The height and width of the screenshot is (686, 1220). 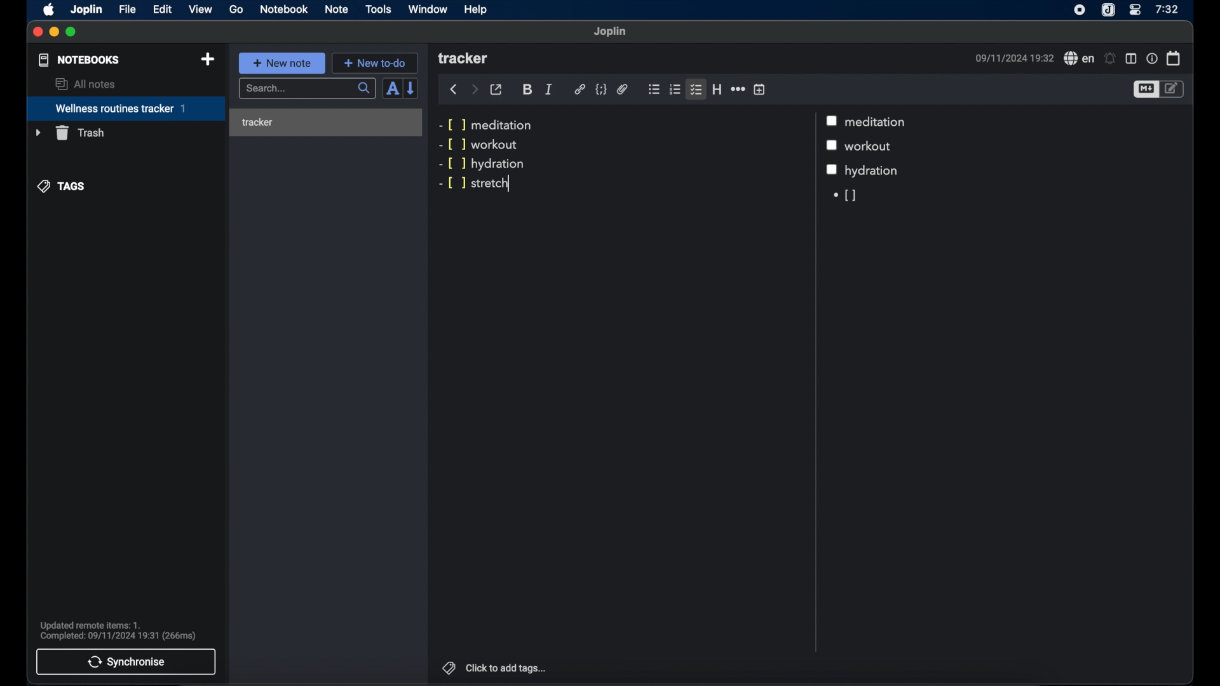 I want to click on Updated remote items: 1. Complete: 09/11/2024 19:31 (266ms), so click(x=123, y=629).